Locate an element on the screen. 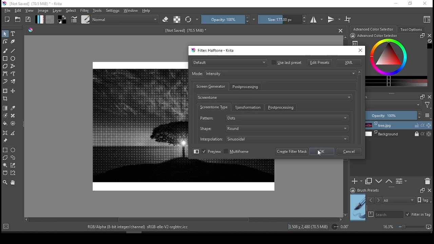 The height and width of the screenshot is (244, 434). zoom tool is located at coordinates (5, 183).